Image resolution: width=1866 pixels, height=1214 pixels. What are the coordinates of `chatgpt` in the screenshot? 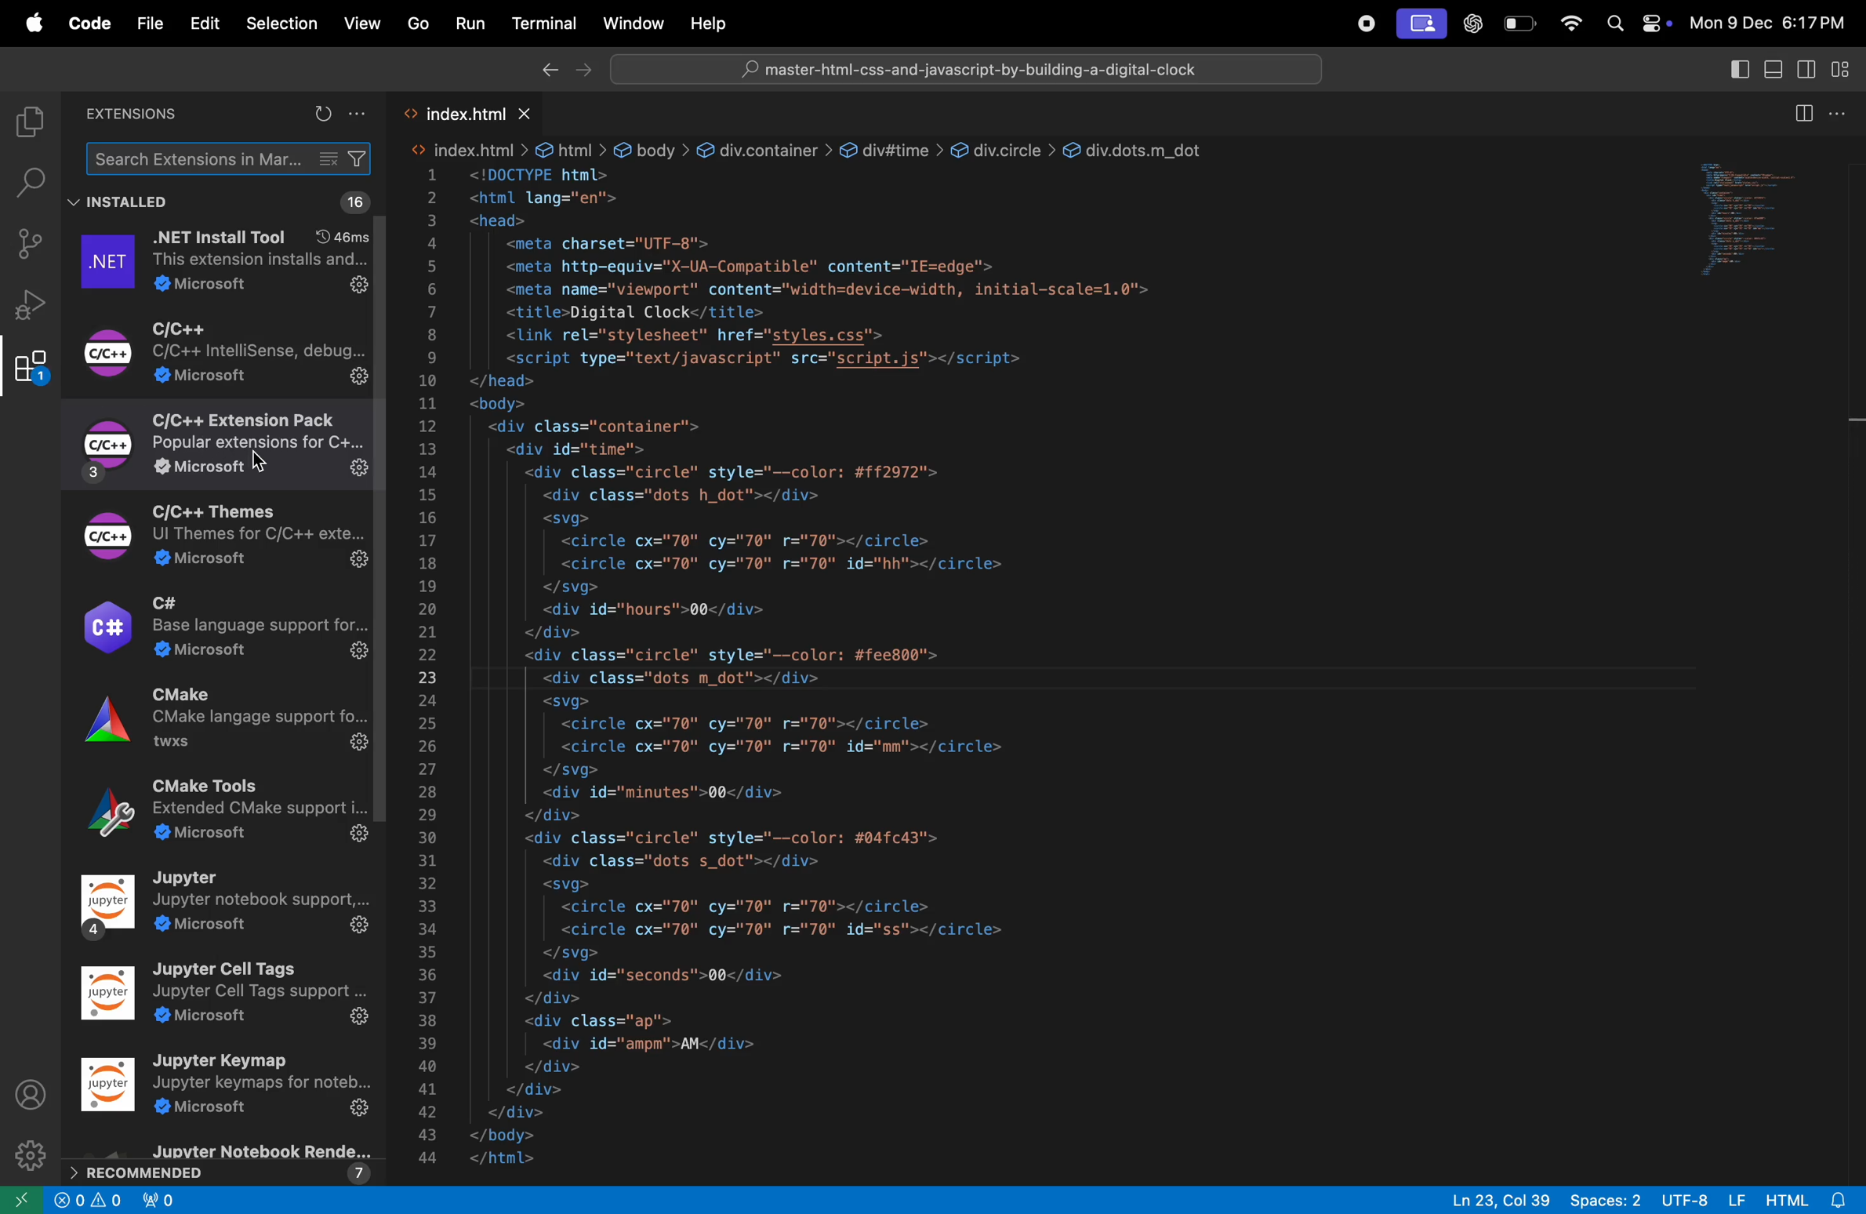 It's located at (1475, 25).